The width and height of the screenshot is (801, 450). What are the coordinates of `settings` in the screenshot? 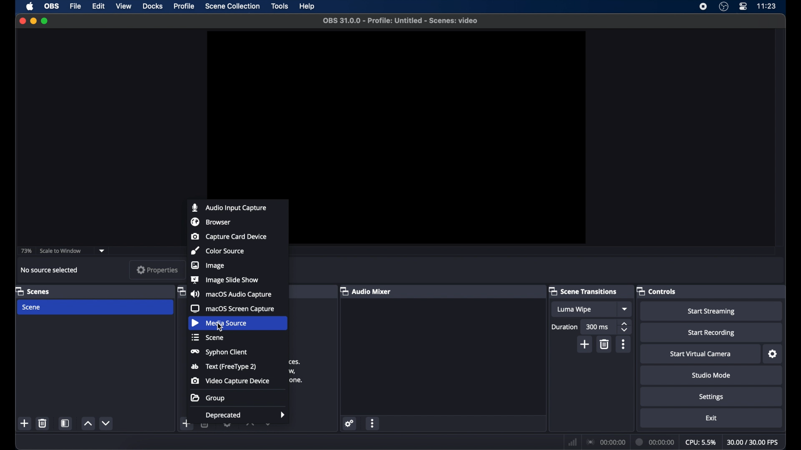 It's located at (350, 424).